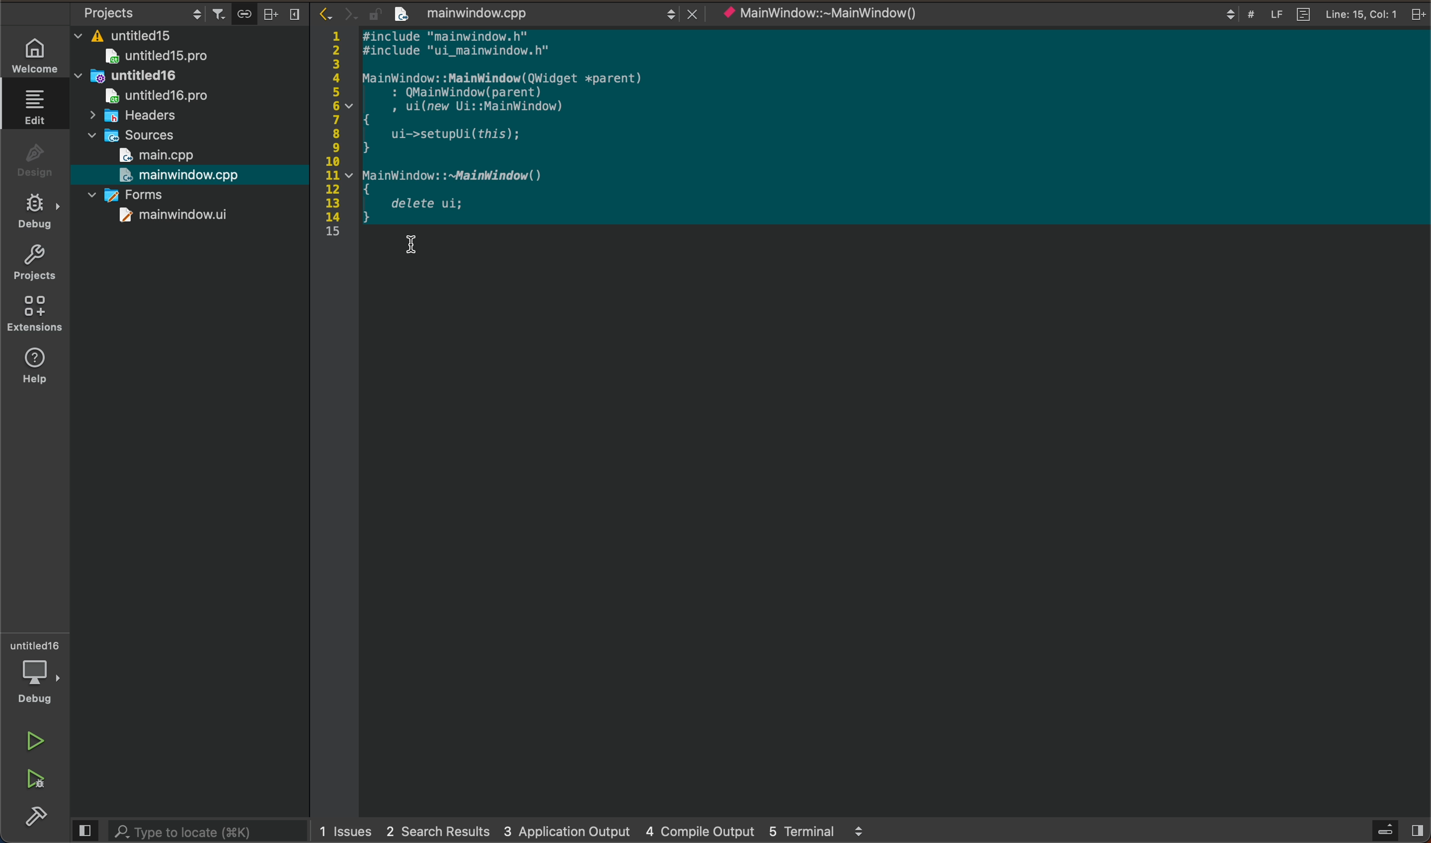  Describe the element at coordinates (589, 833) in the screenshot. I see `1 Issues 2 Search Results 3 Application Output 4 Compile Output 5 Terminal` at that location.